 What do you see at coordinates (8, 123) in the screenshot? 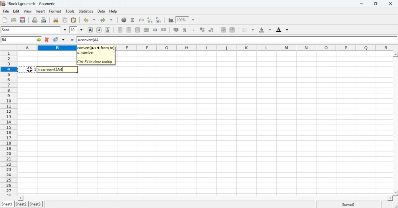
I see `numbering column` at bounding box center [8, 123].